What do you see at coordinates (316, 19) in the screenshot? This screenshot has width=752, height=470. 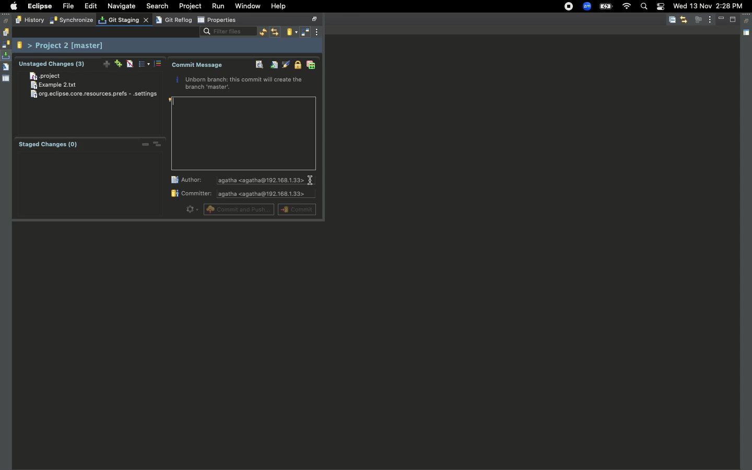 I see `Restore` at bounding box center [316, 19].